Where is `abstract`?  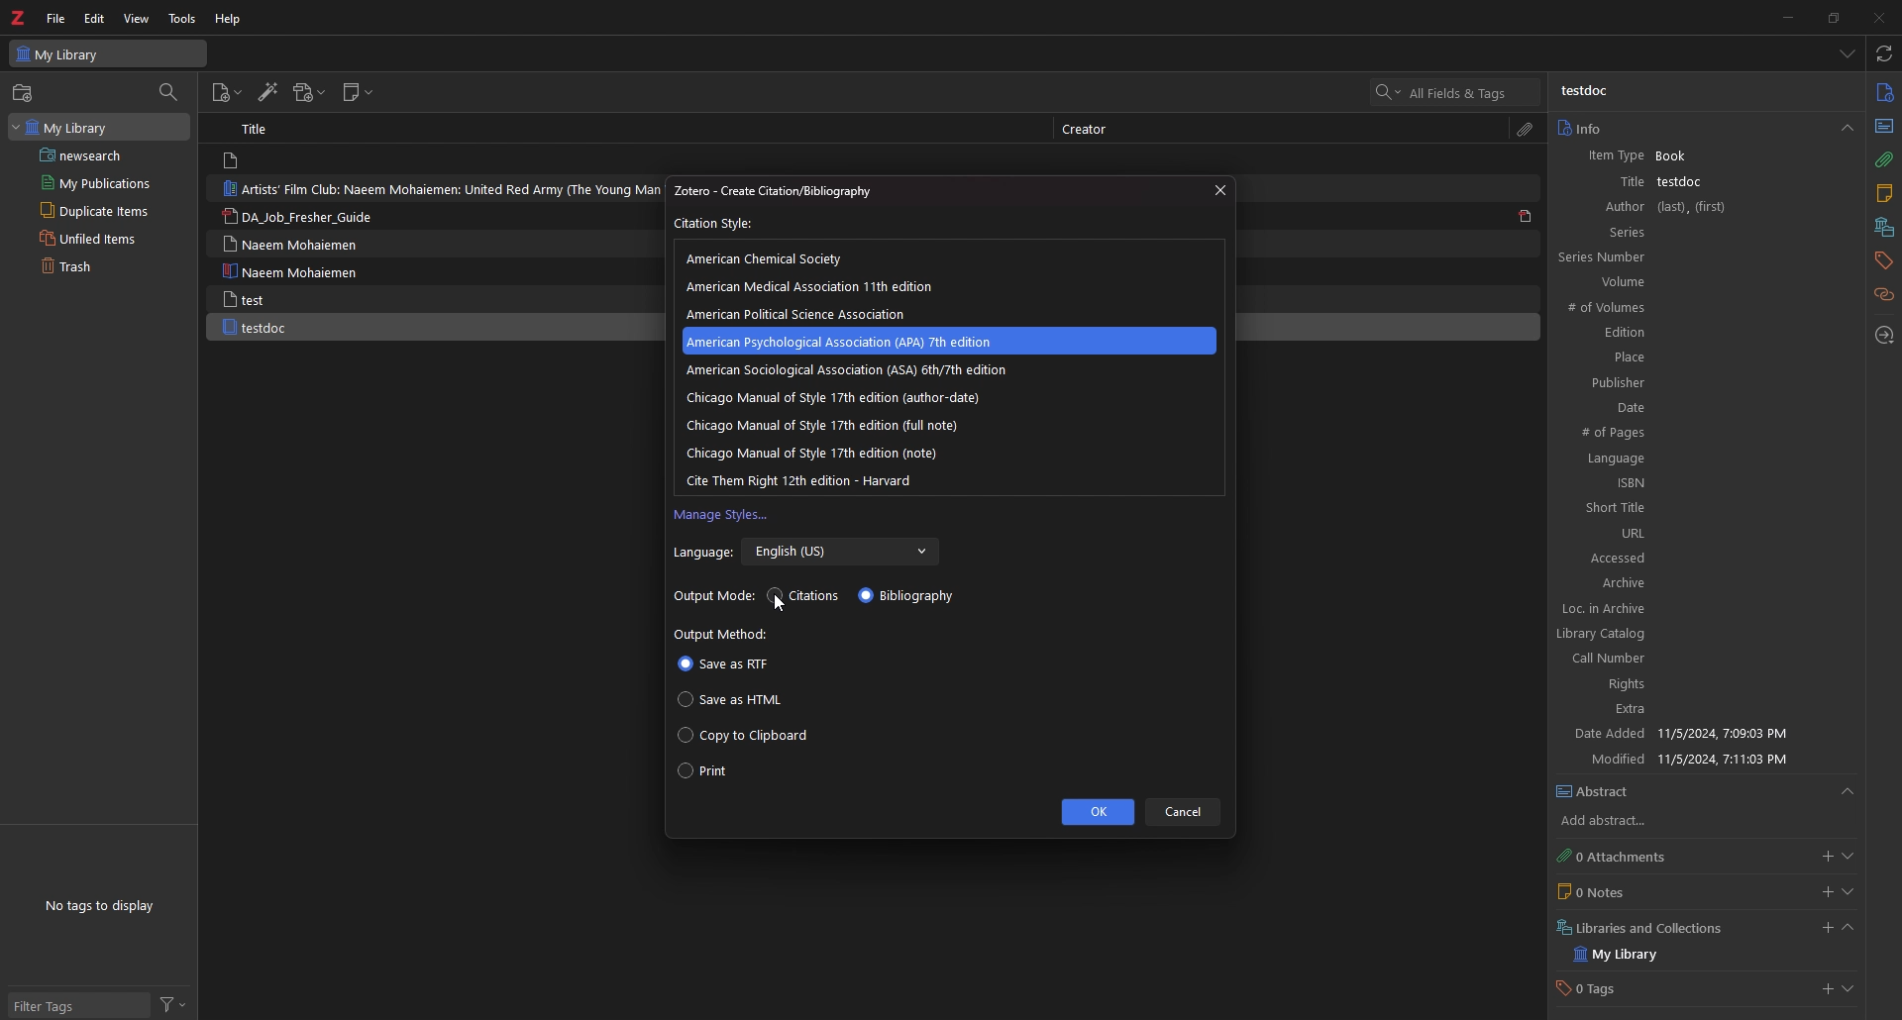
abstract is located at coordinates (1882, 125).